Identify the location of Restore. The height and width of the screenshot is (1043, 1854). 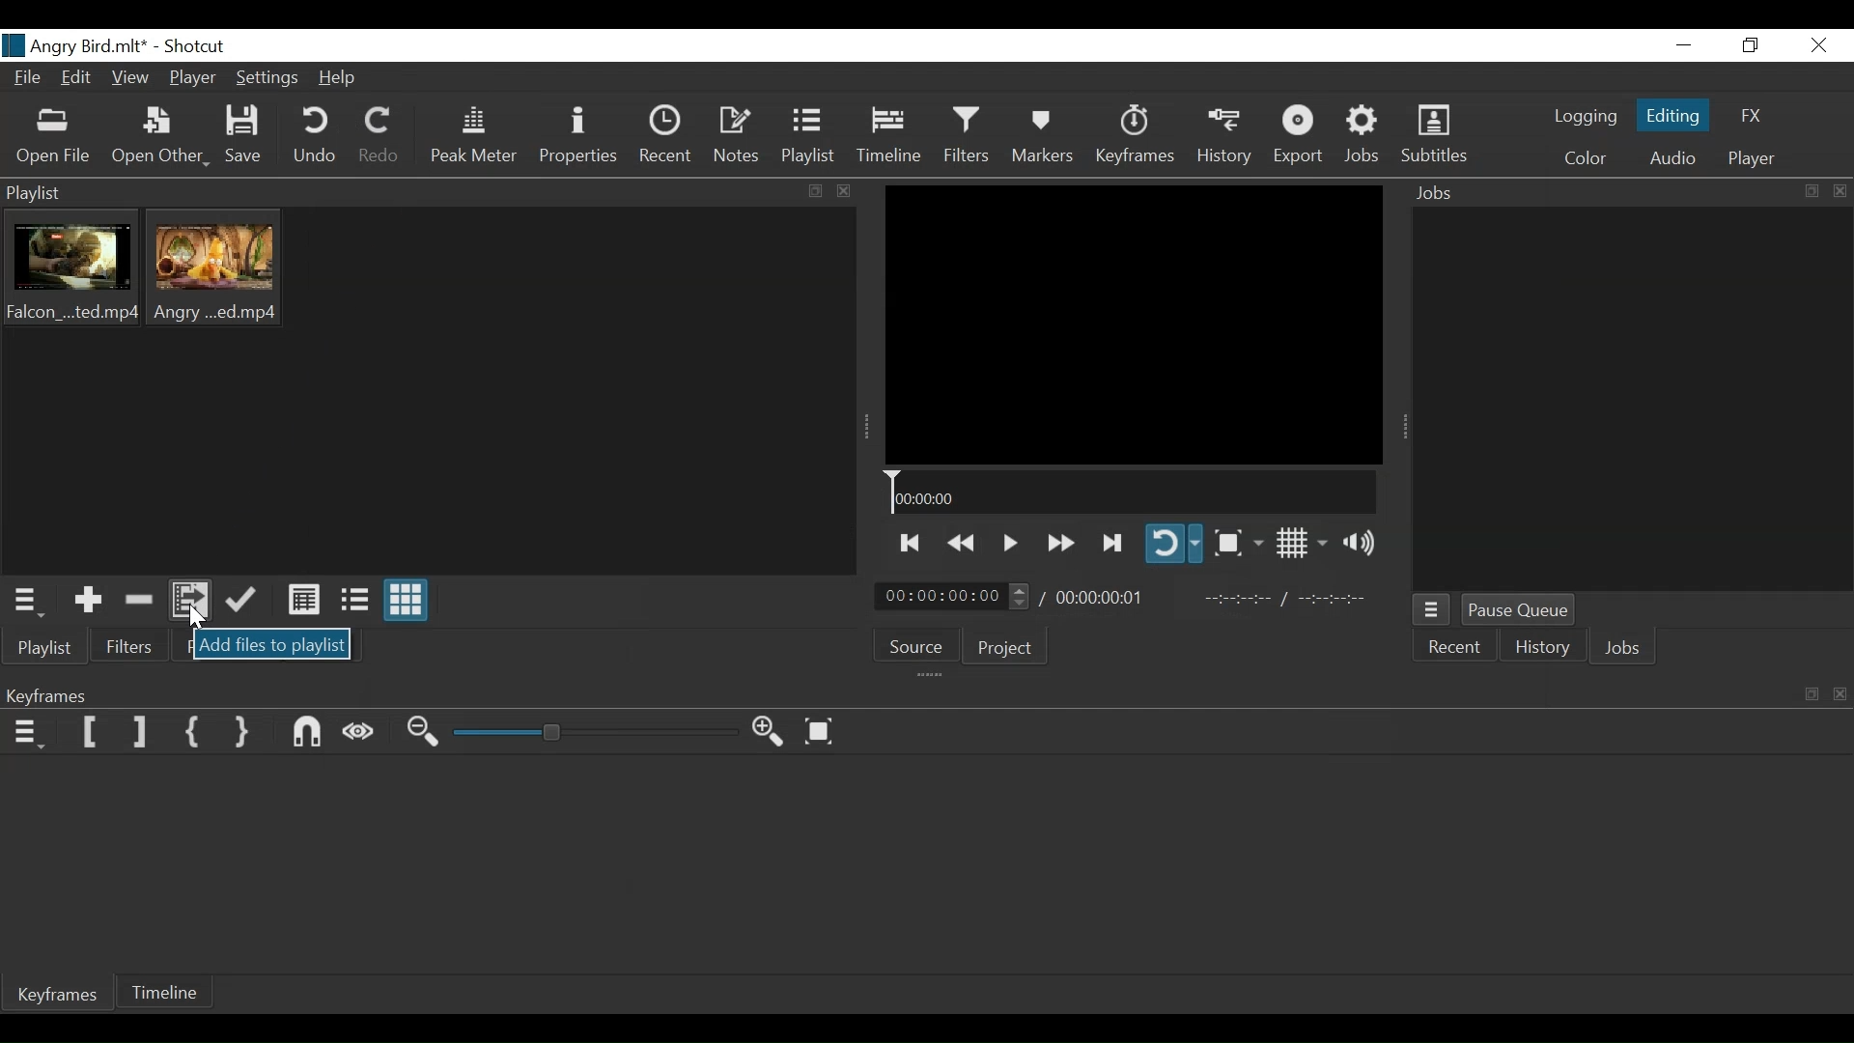
(1755, 45).